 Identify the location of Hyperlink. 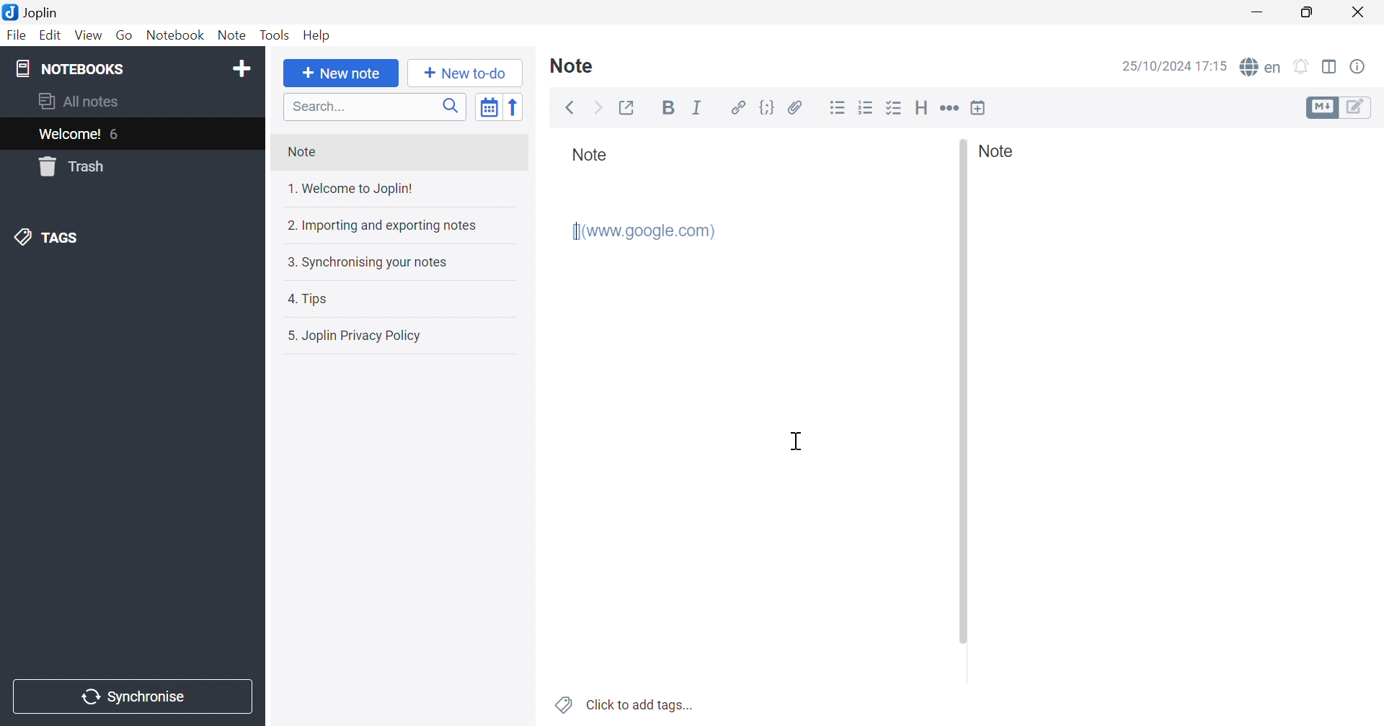
(735, 107).